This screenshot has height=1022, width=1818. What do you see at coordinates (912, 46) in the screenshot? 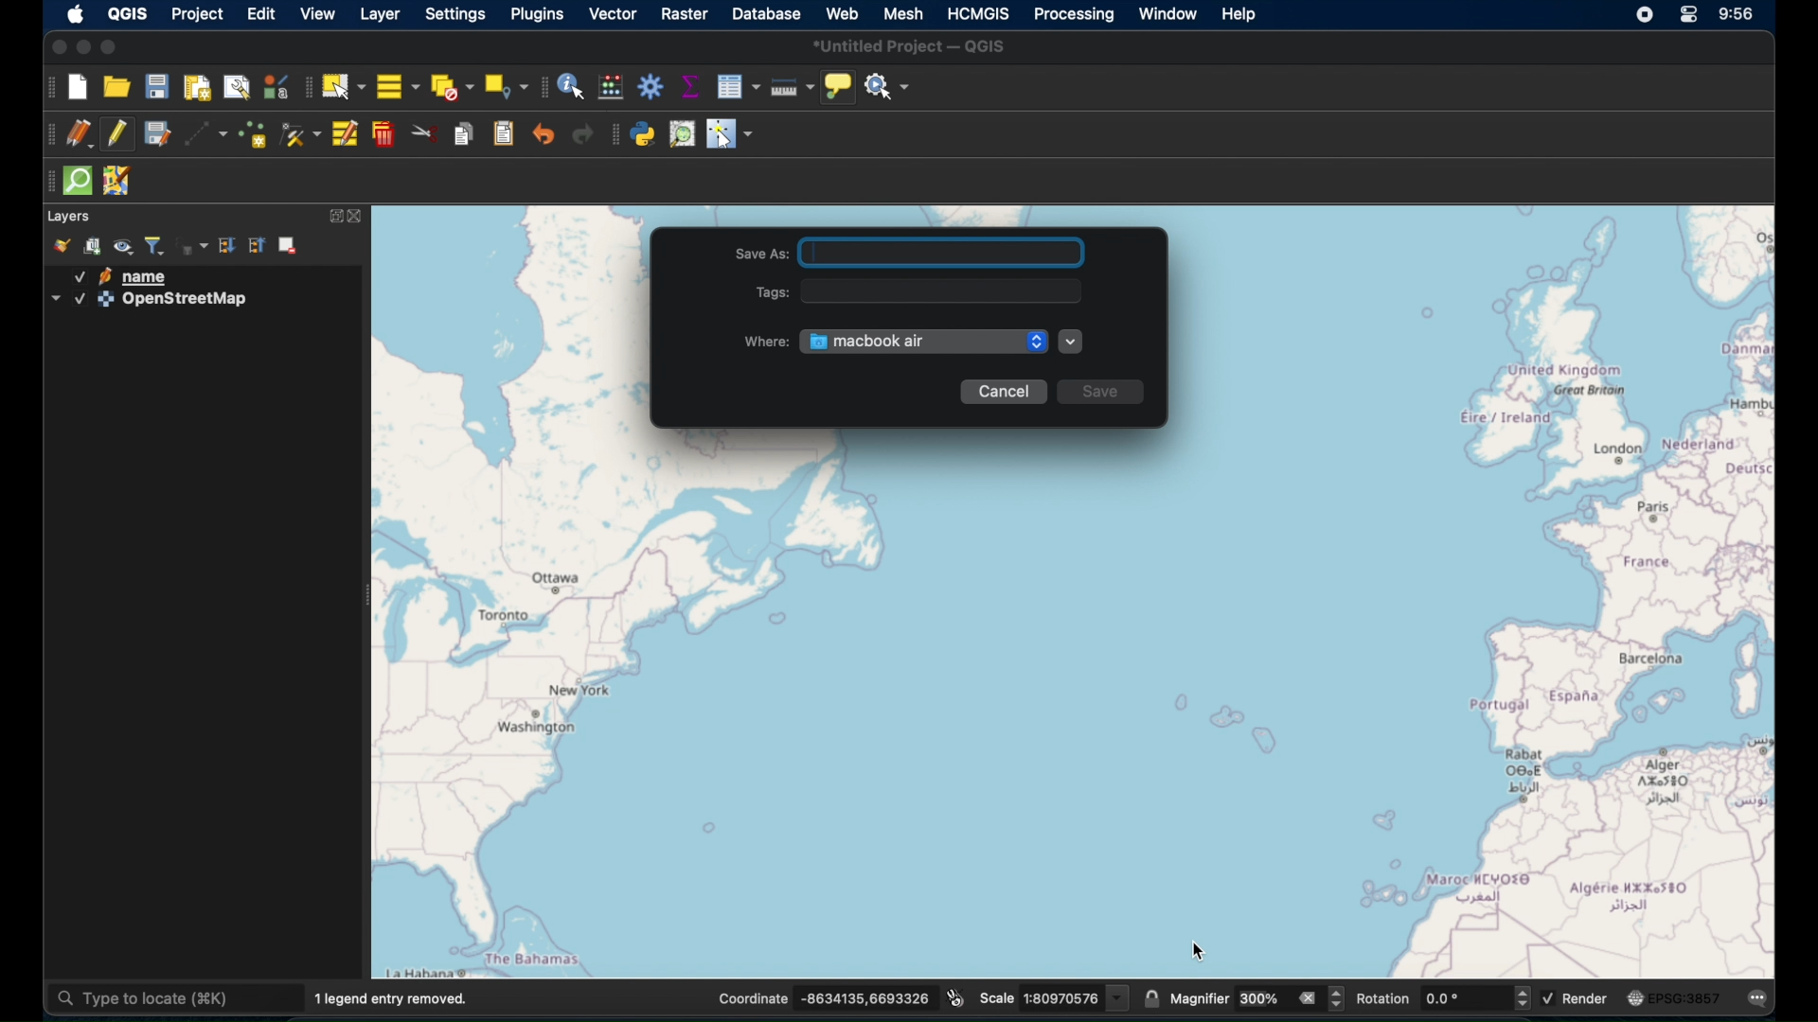
I see `untitled project - QGIS` at bounding box center [912, 46].